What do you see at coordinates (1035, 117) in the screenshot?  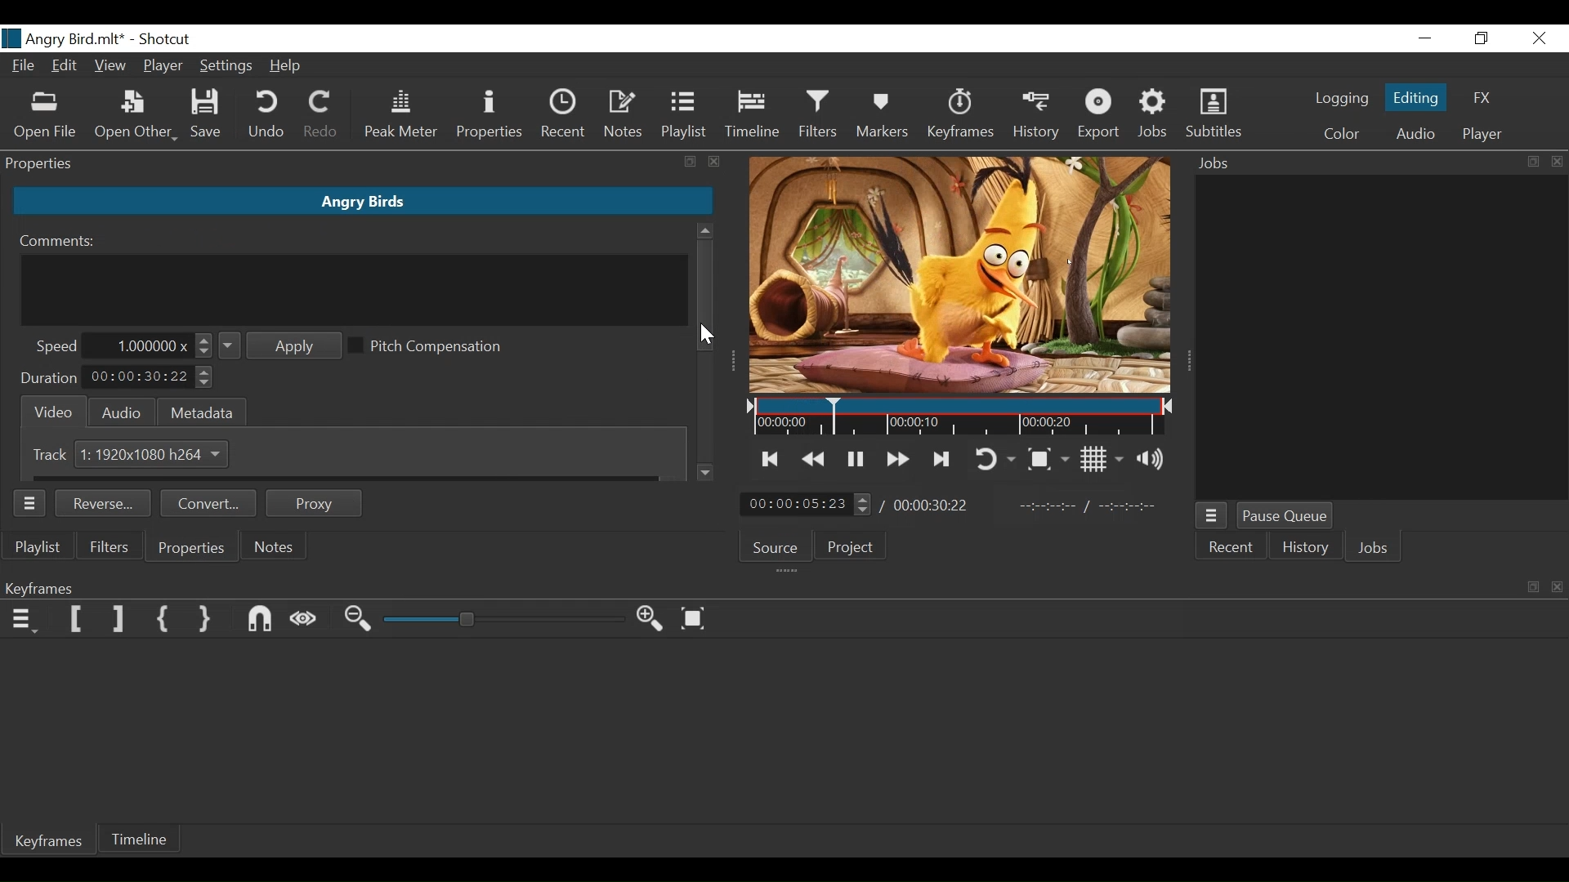 I see `History` at bounding box center [1035, 117].